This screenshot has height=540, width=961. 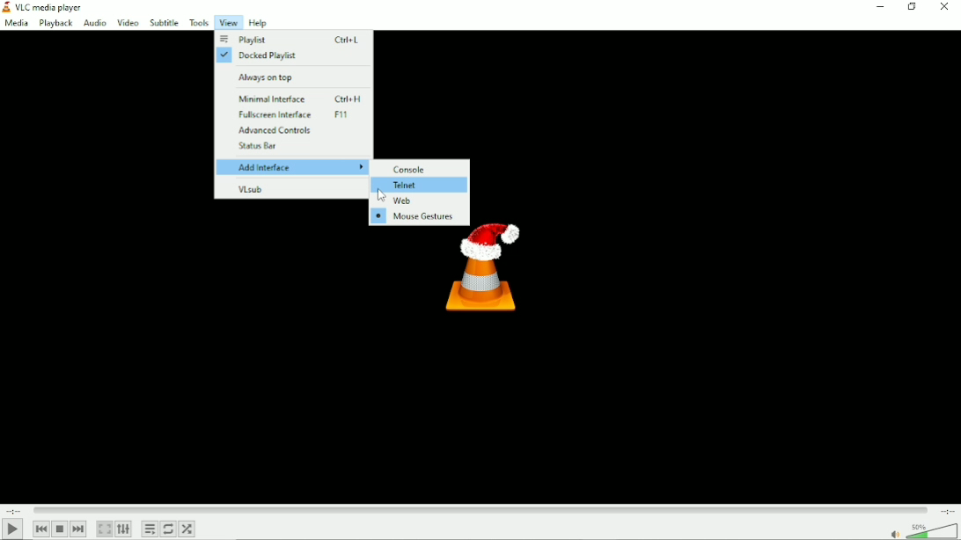 I want to click on Audio, so click(x=94, y=24).